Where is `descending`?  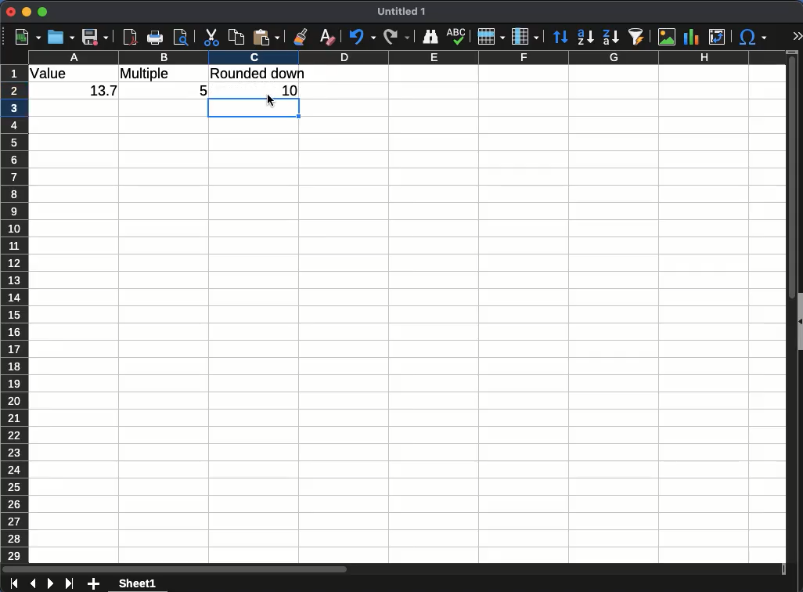 descending is located at coordinates (610, 38).